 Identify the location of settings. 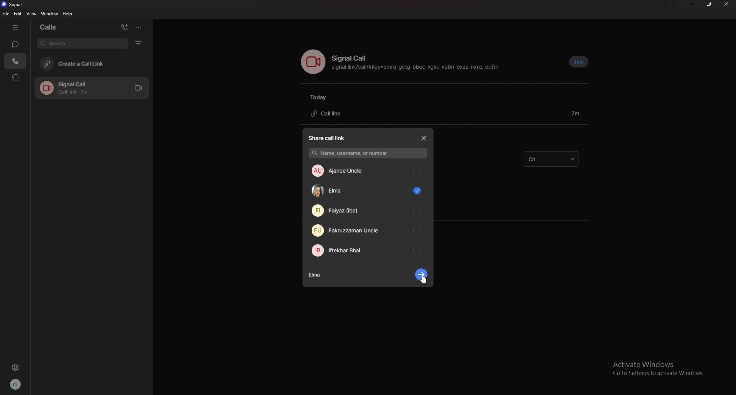
(15, 367).